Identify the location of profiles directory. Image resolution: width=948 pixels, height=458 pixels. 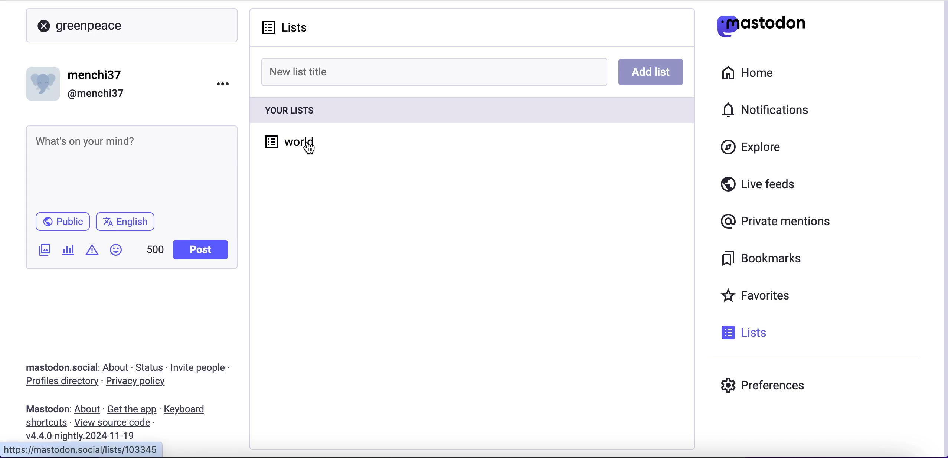
(58, 382).